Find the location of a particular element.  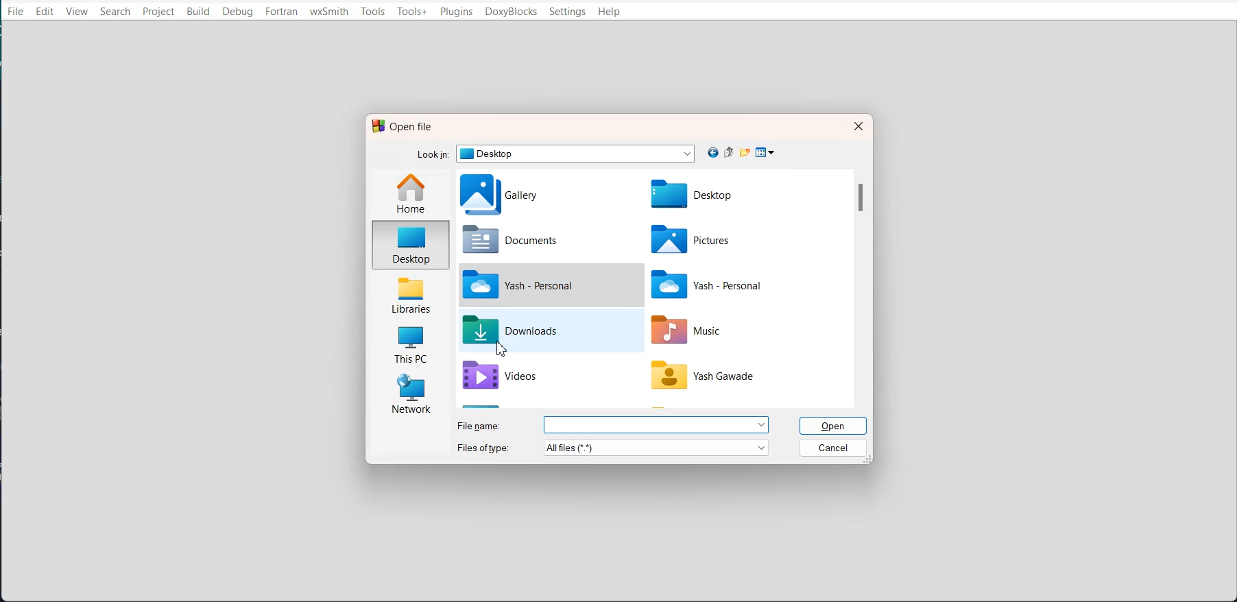

Vertical scroll bar is located at coordinates (861, 281).